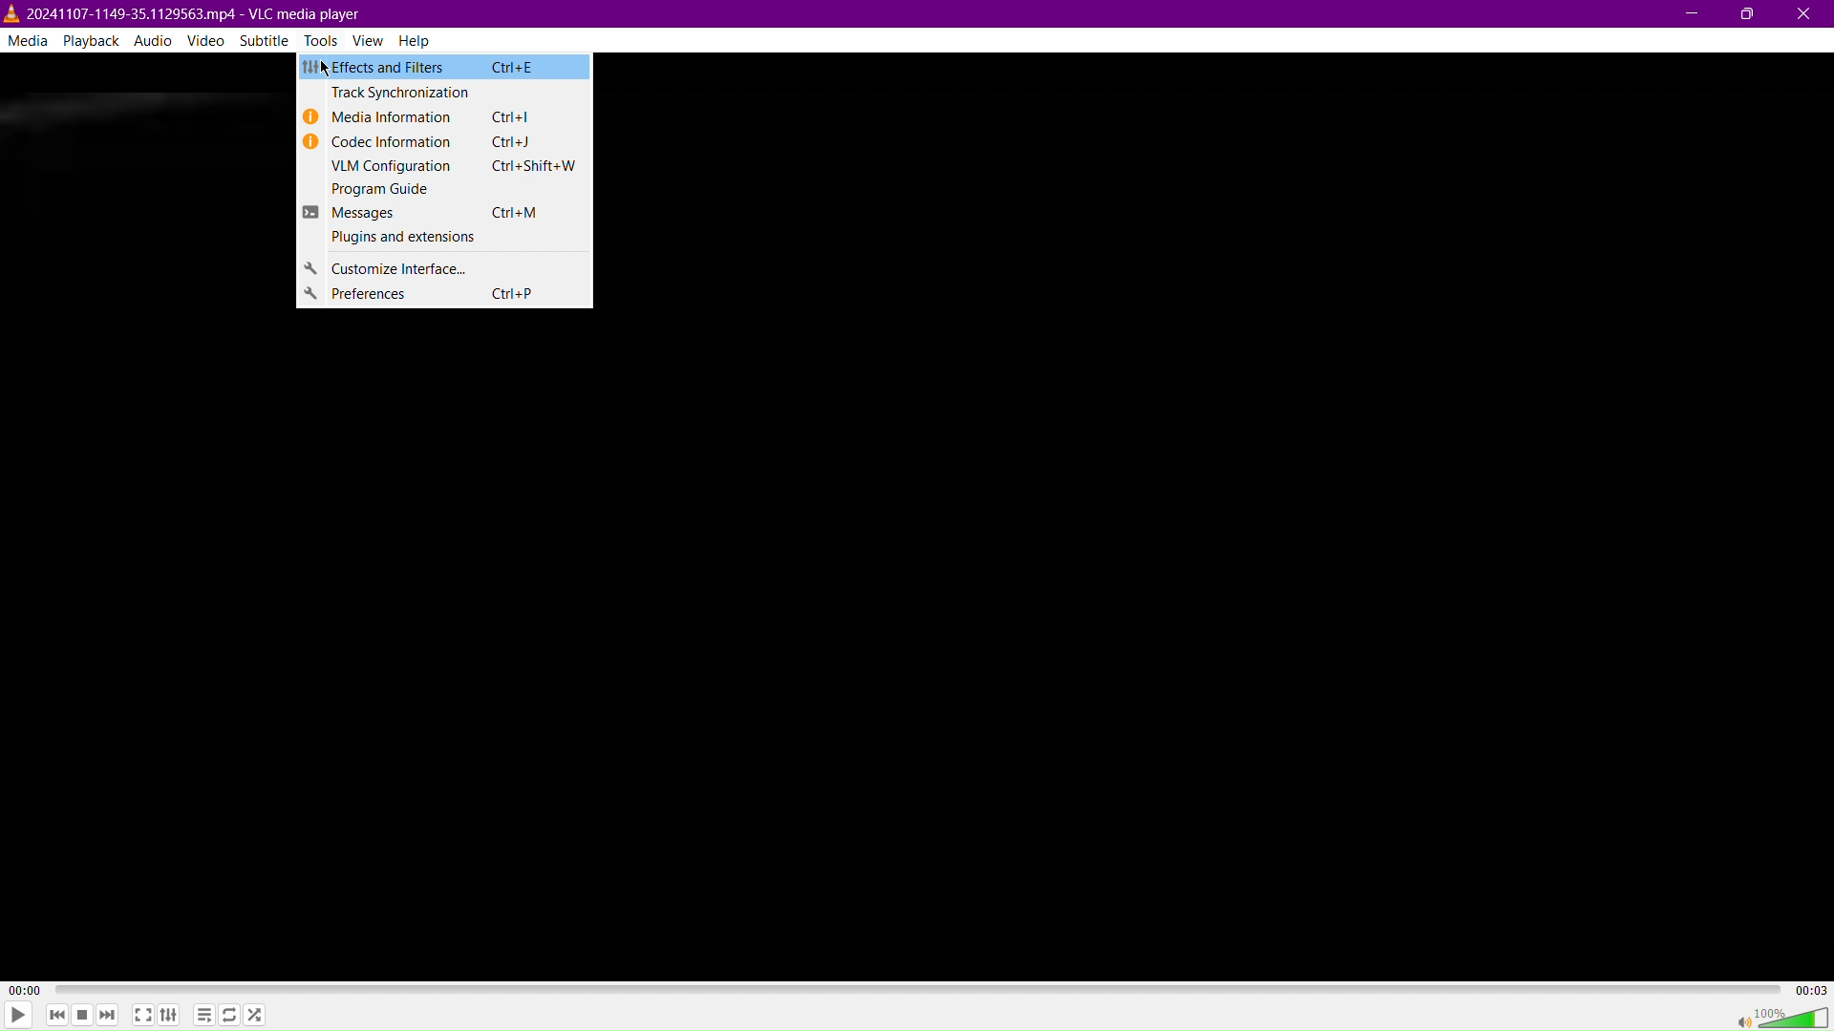 Image resolution: width=1834 pixels, height=1031 pixels. I want to click on Video, so click(209, 40).